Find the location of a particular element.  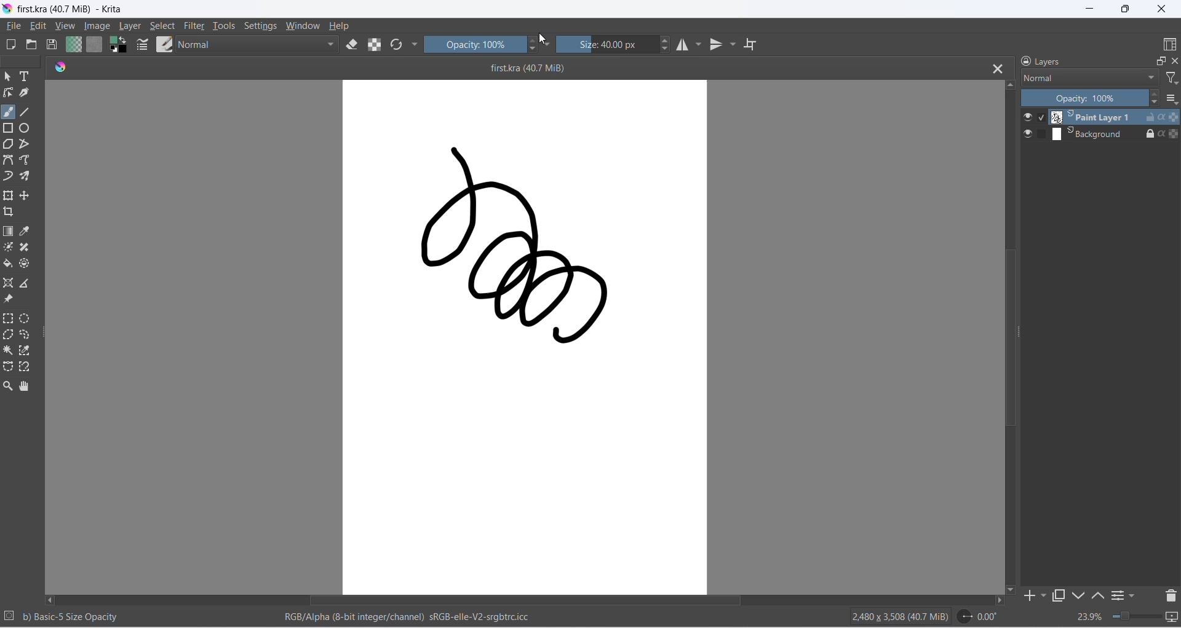

slideshow is located at coordinates (1172, 617).